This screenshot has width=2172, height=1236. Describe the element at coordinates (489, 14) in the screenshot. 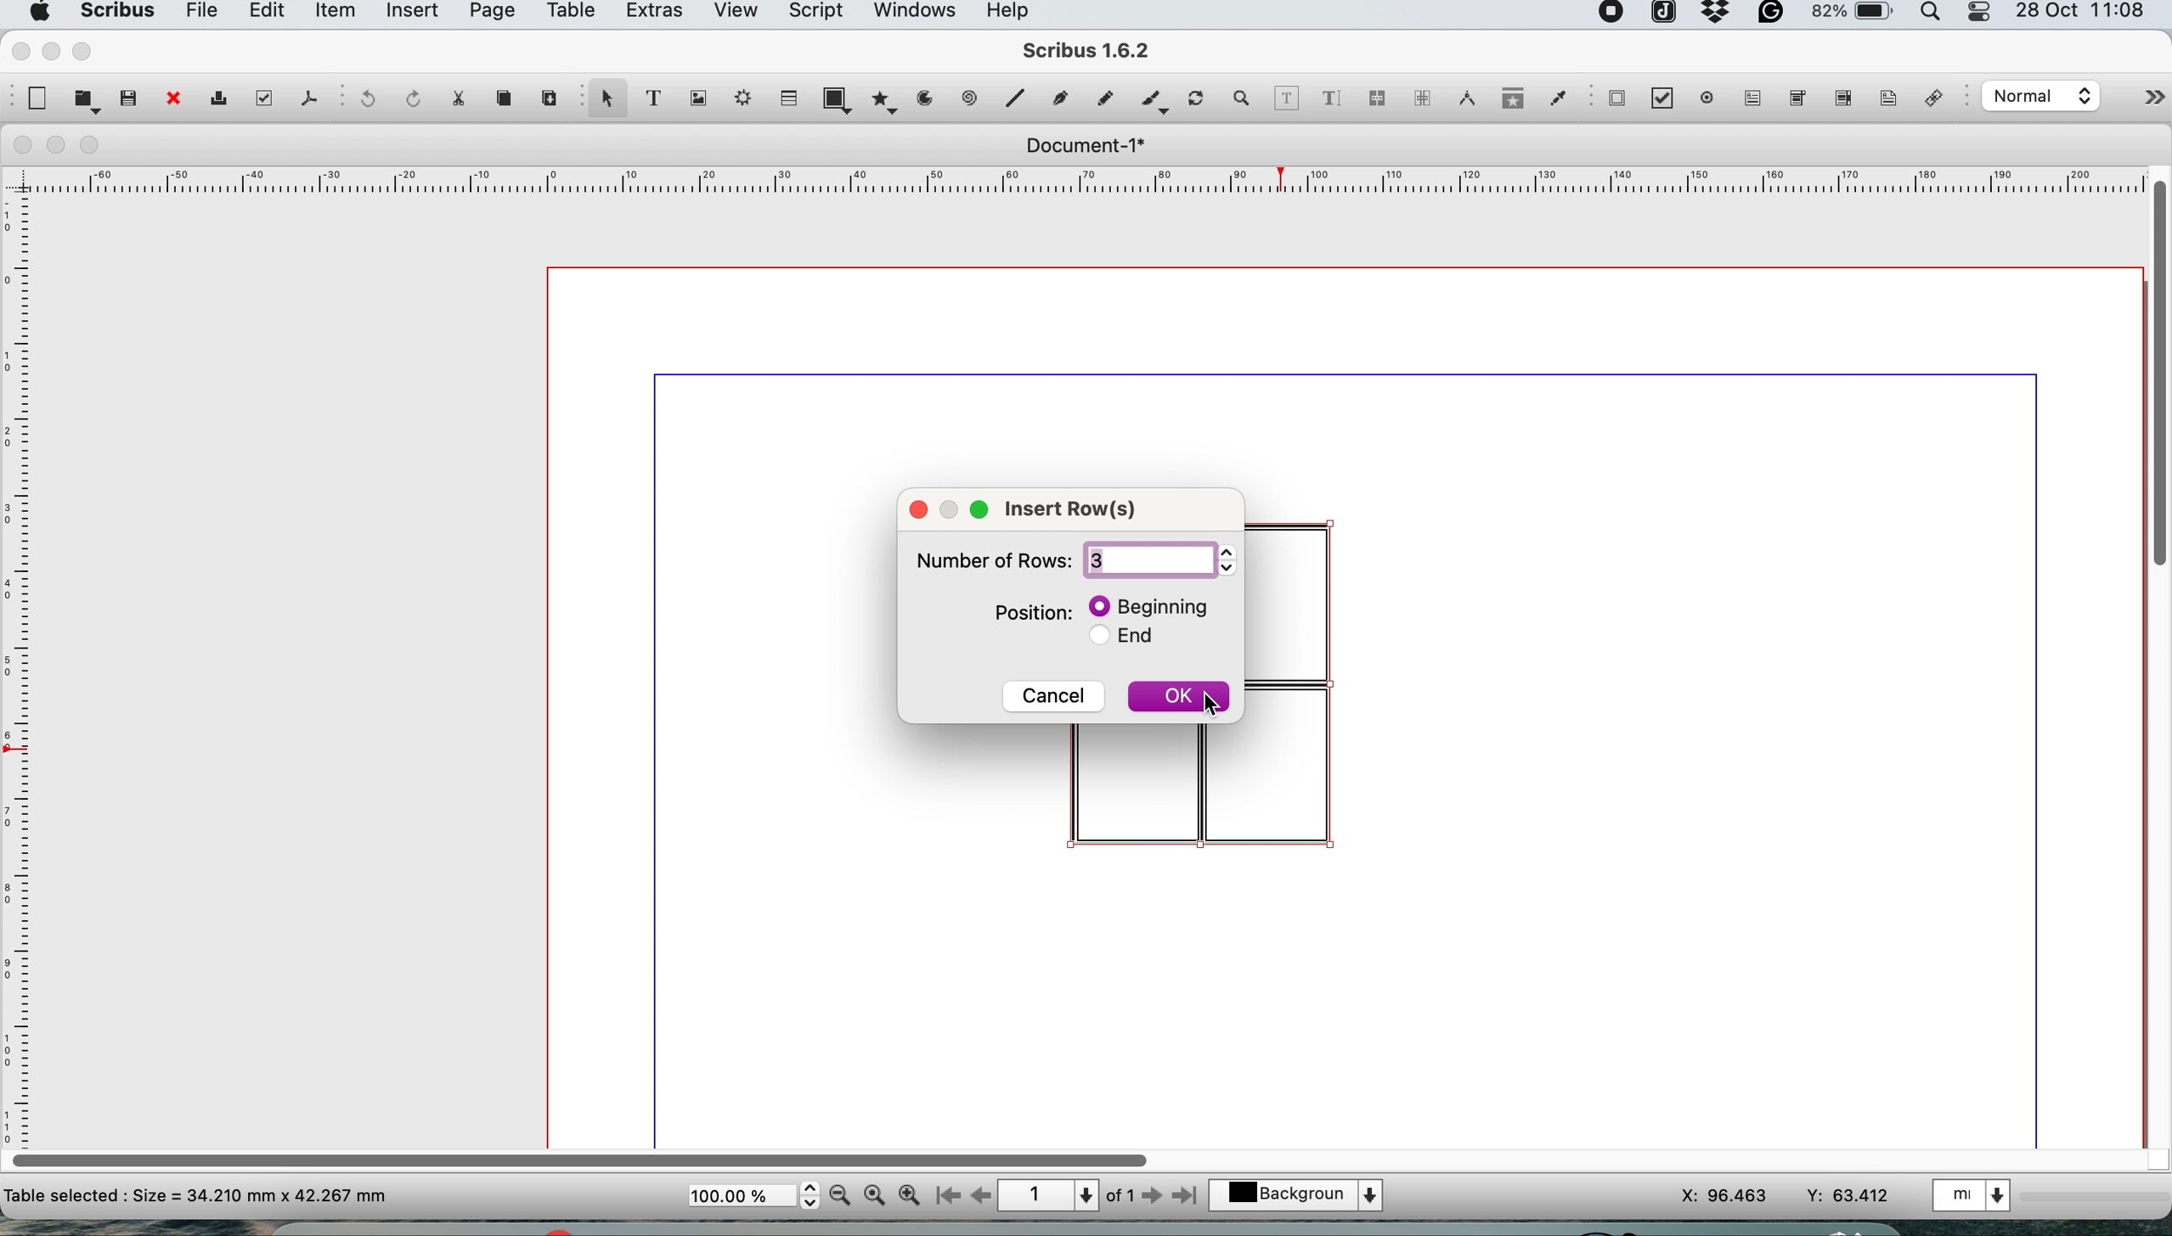

I see `page` at that location.